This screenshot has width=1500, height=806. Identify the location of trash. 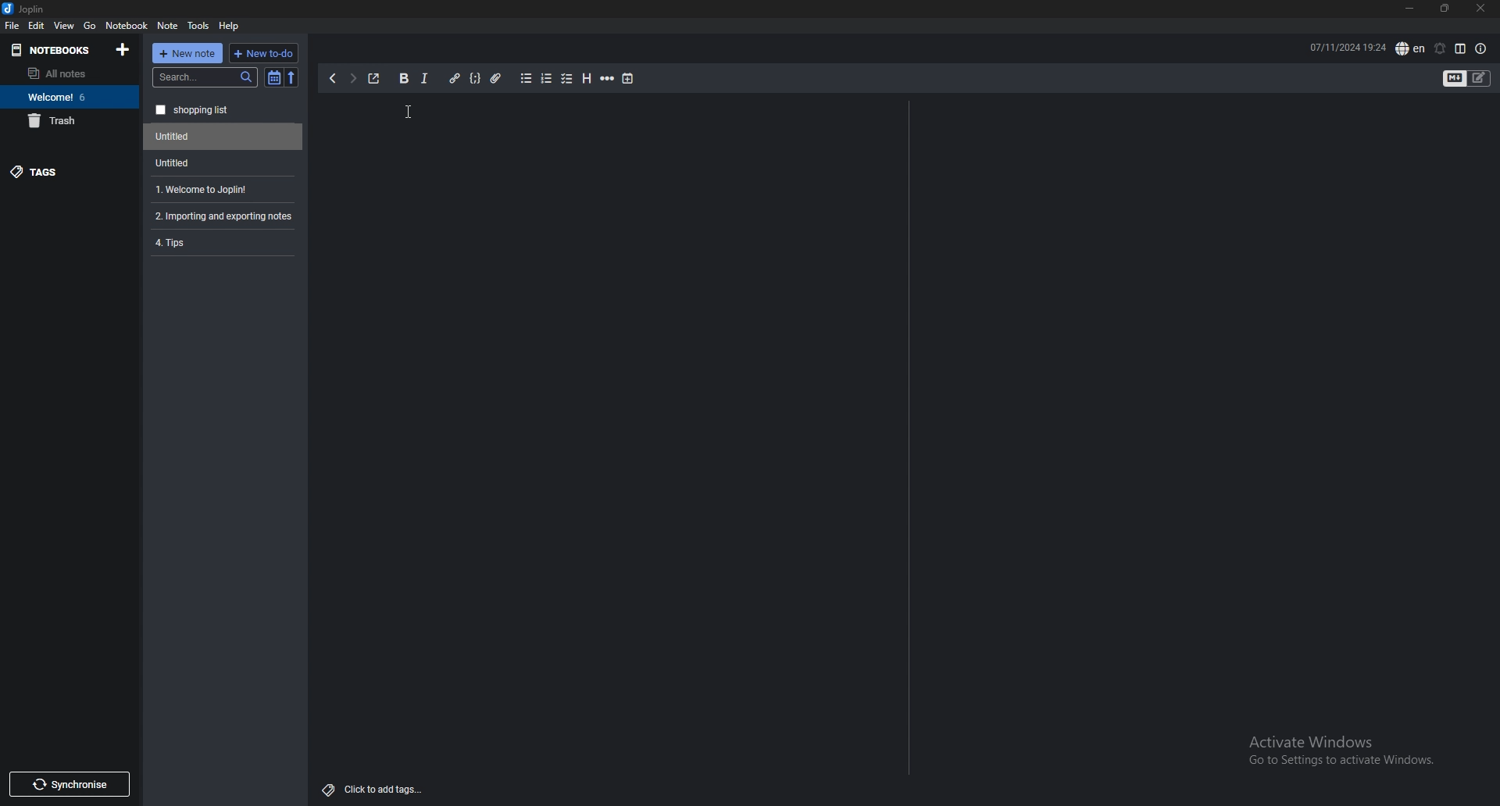
(70, 120).